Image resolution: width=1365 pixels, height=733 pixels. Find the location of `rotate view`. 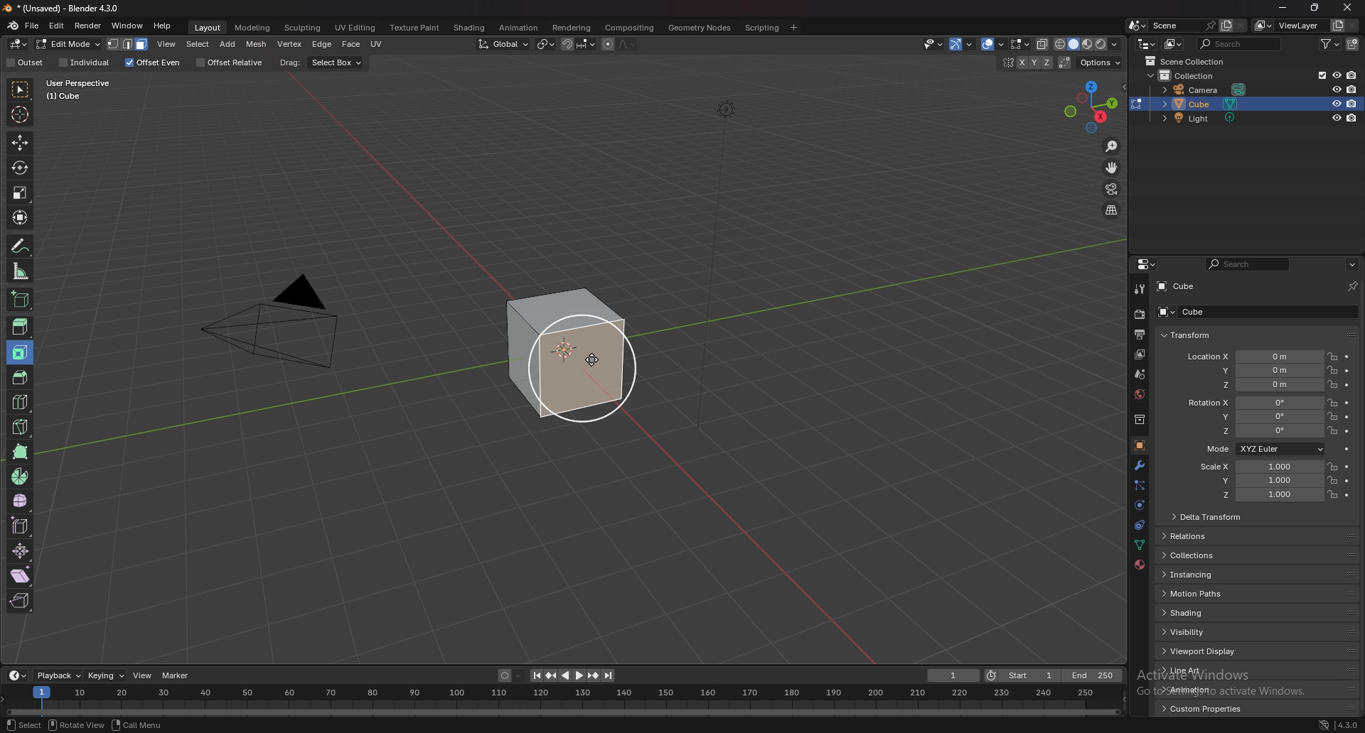

rotate view is located at coordinates (76, 724).